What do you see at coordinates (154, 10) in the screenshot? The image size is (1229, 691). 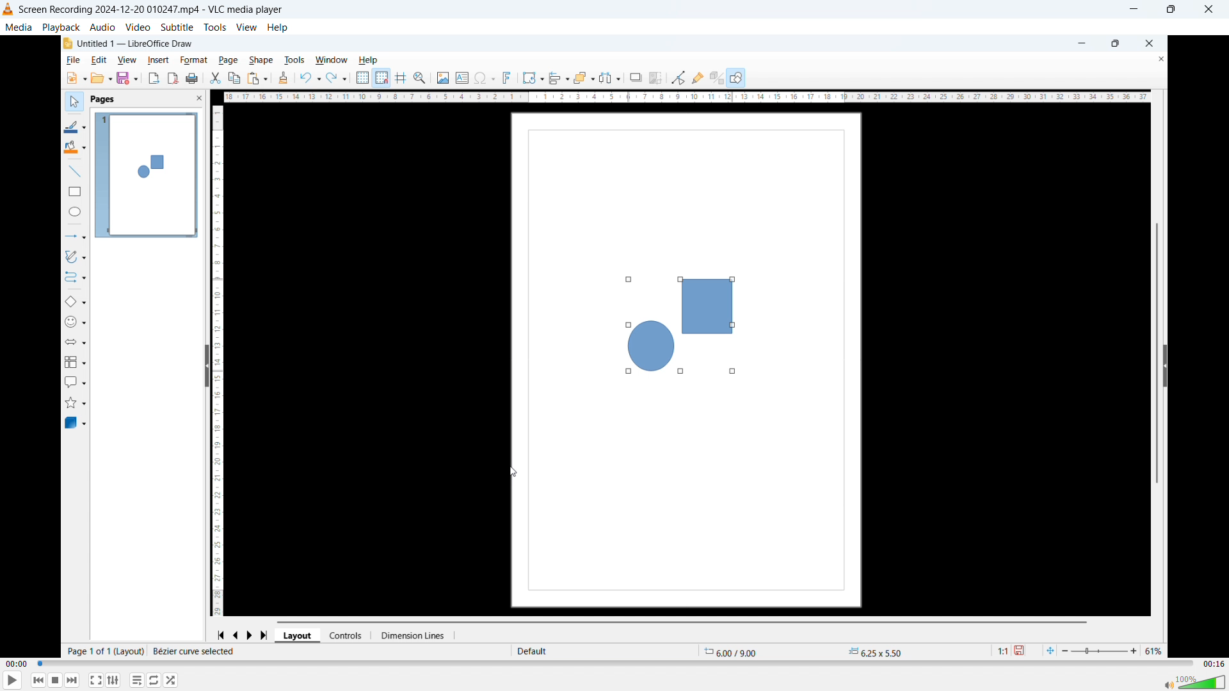 I see `Screen Recording 2024-12-20 010247.mp4 - VLC media player` at bounding box center [154, 10].